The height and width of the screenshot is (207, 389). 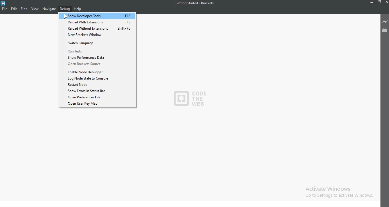 I want to click on Close, so click(x=386, y=2).